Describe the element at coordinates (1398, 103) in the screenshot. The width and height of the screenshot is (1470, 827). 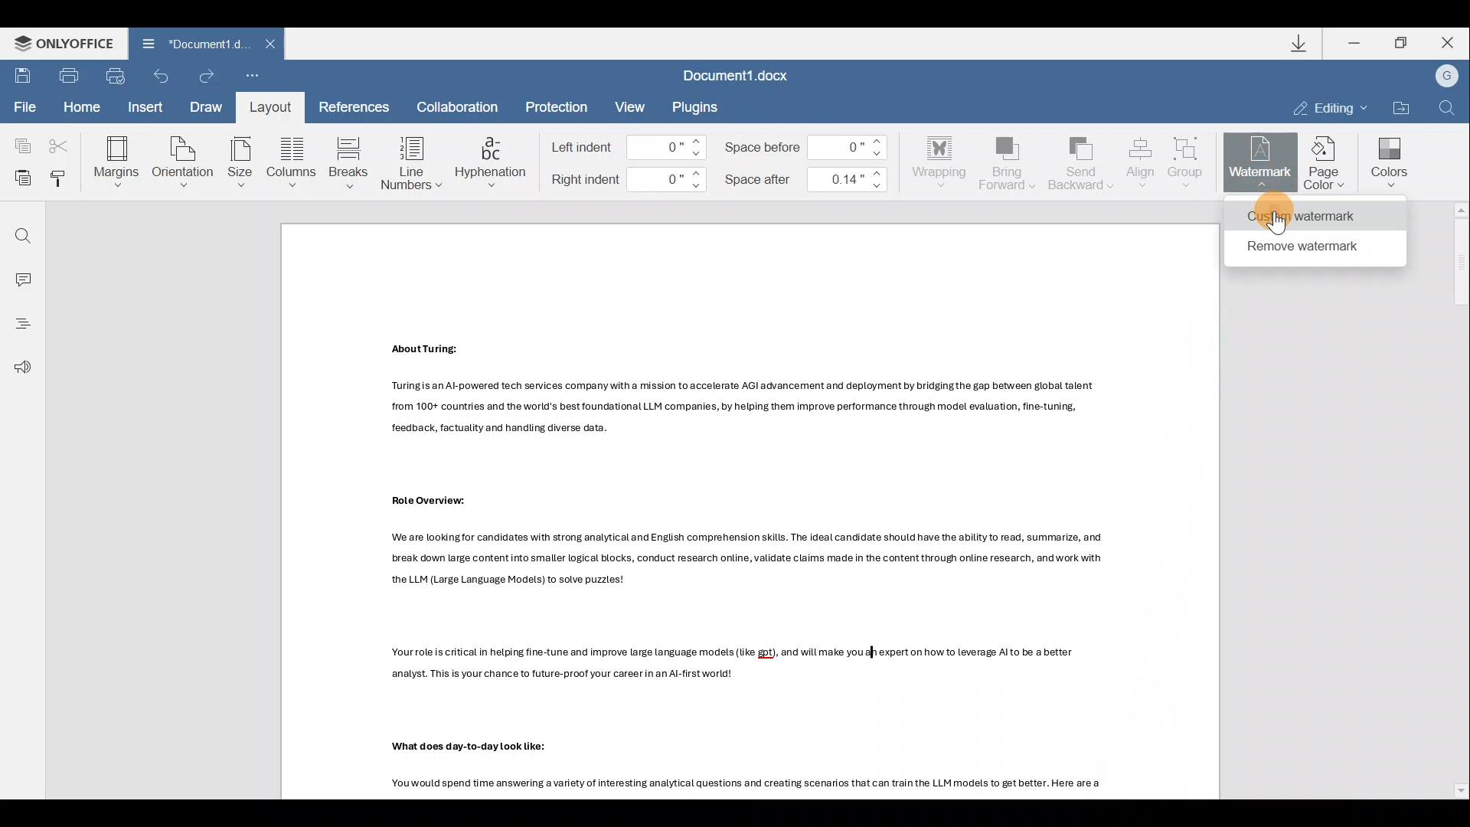
I see `Open file location` at that location.